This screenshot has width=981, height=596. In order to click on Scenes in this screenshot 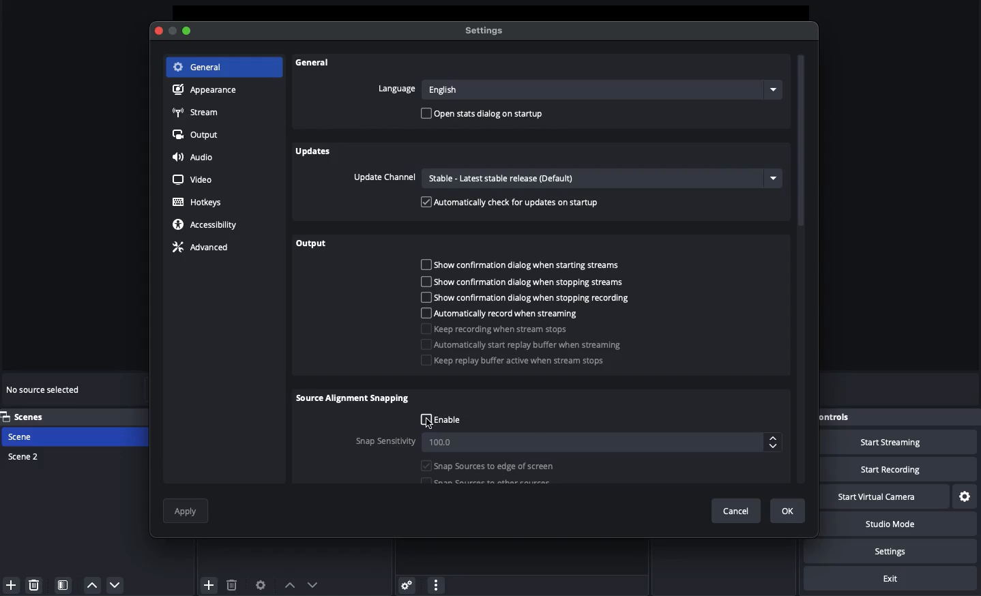, I will do `click(31, 417)`.